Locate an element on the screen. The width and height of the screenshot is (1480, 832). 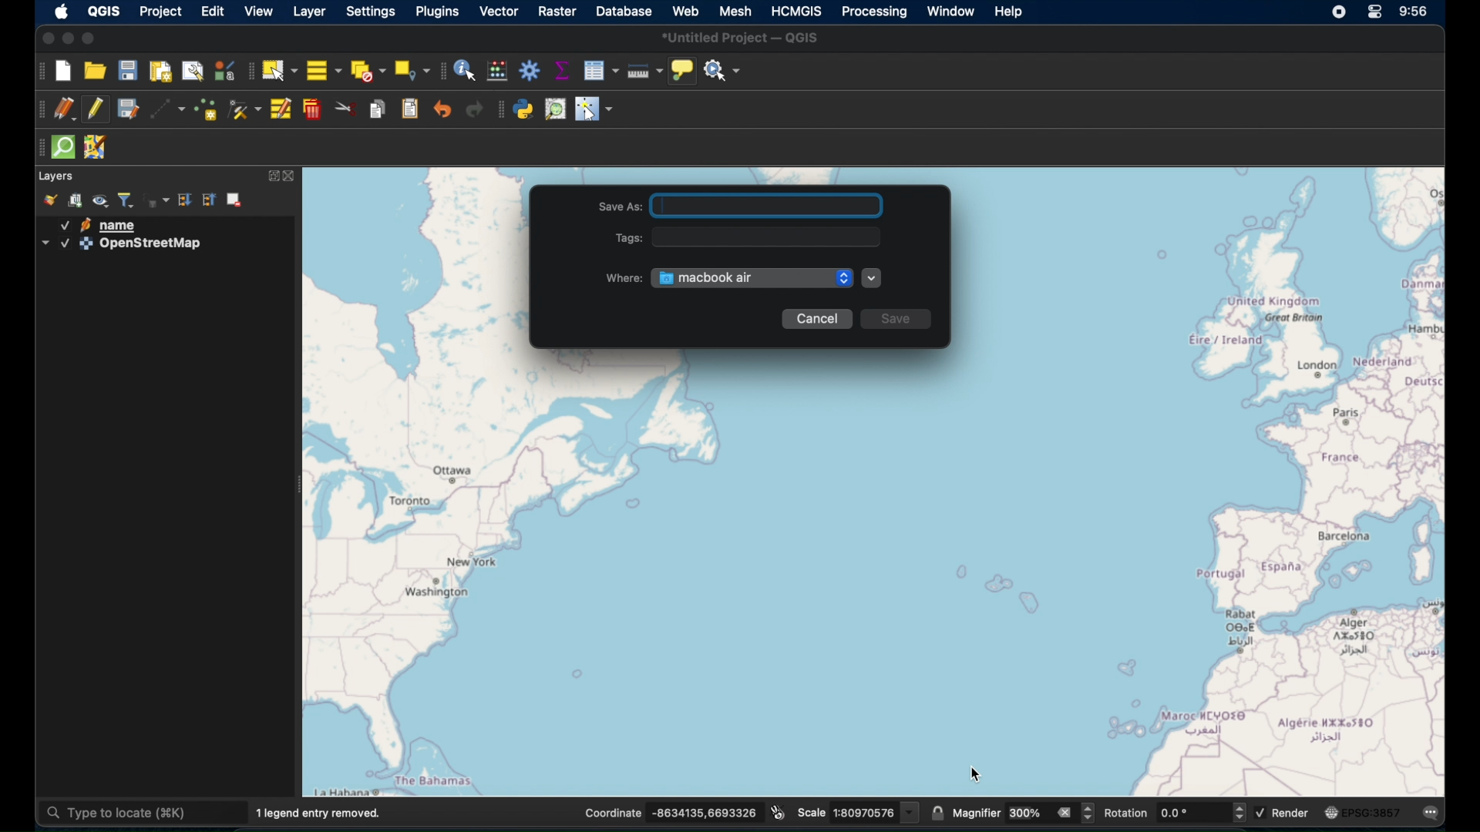
rotation is located at coordinates (1173, 813).